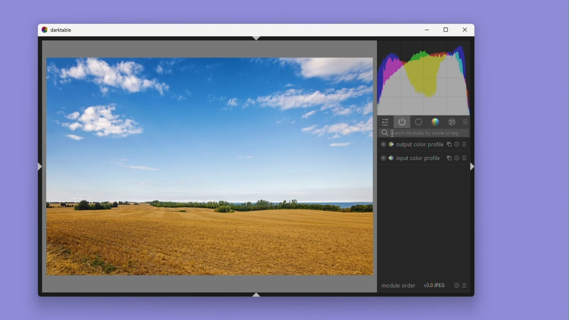 This screenshot has width=569, height=320. I want to click on shift+ctrl+t, so click(257, 38).